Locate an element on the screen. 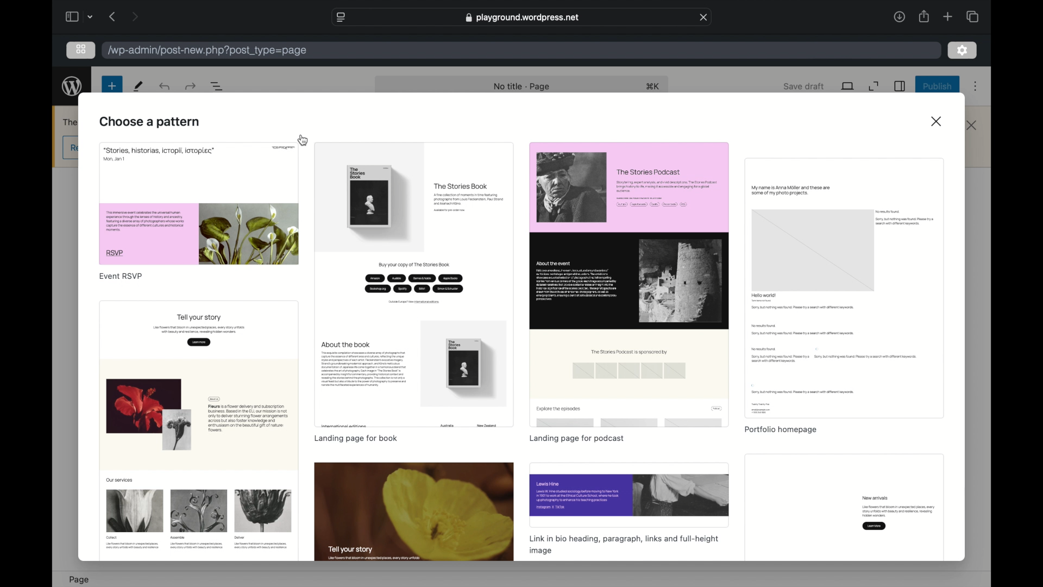  sidebar is located at coordinates (71, 16).